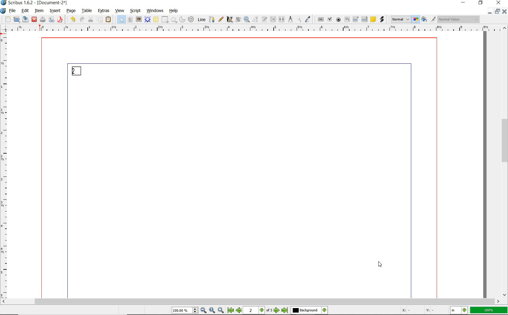  Describe the element at coordinates (212, 19) in the screenshot. I see `Bezier curve` at that location.